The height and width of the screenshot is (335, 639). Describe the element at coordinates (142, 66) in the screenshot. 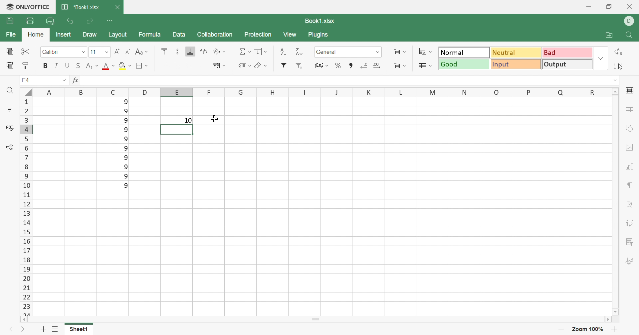

I see `Borders` at that location.